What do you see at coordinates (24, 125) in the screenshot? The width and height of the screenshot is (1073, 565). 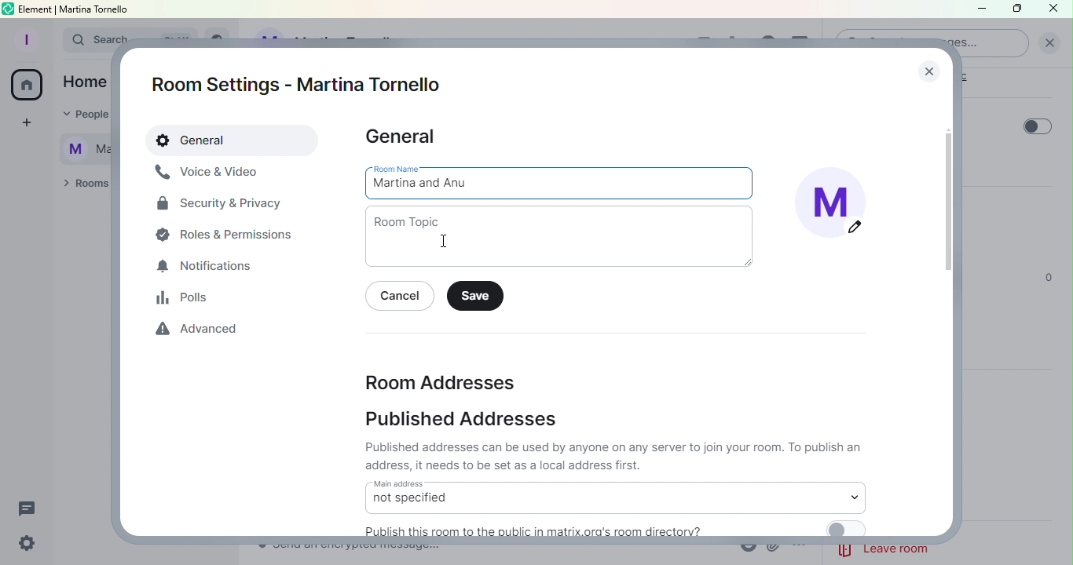 I see `Create a space` at bounding box center [24, 125].